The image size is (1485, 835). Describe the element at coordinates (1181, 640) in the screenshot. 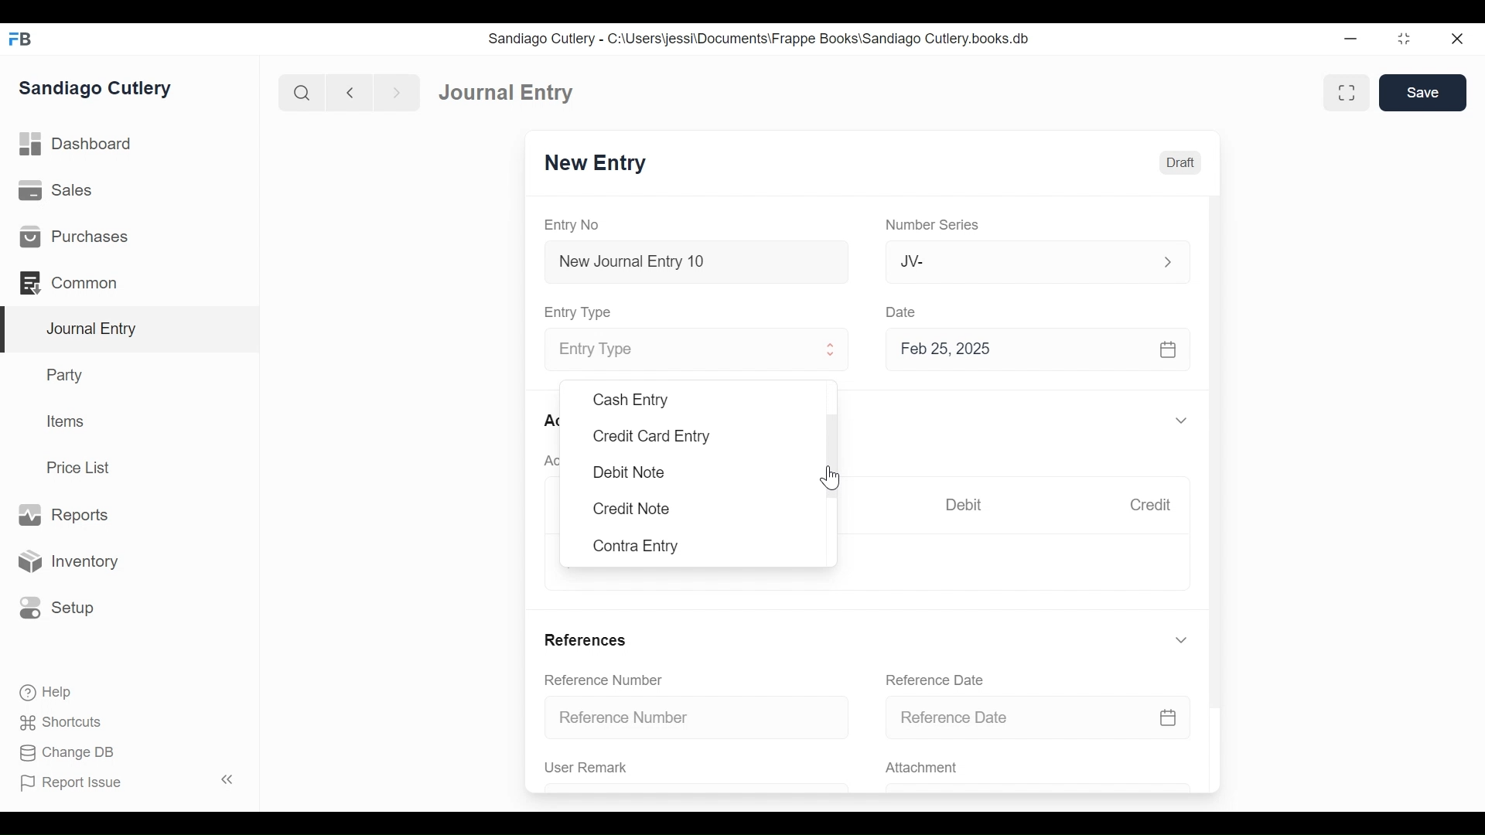

I see `Expand` at that location.